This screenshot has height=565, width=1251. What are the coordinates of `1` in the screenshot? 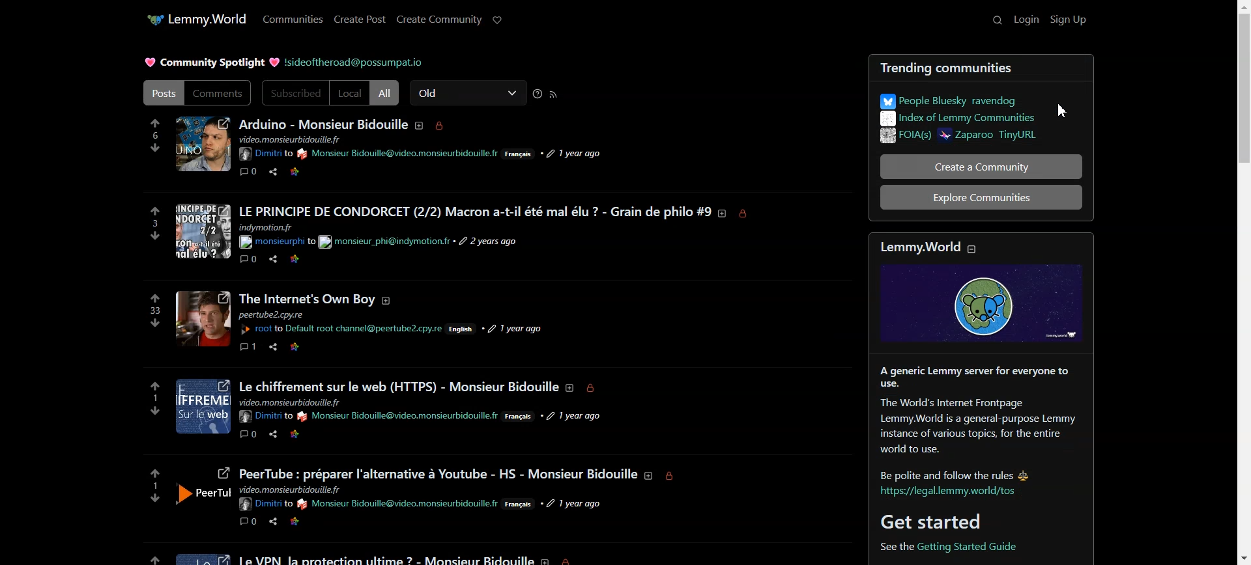 It's located at (152, 398).